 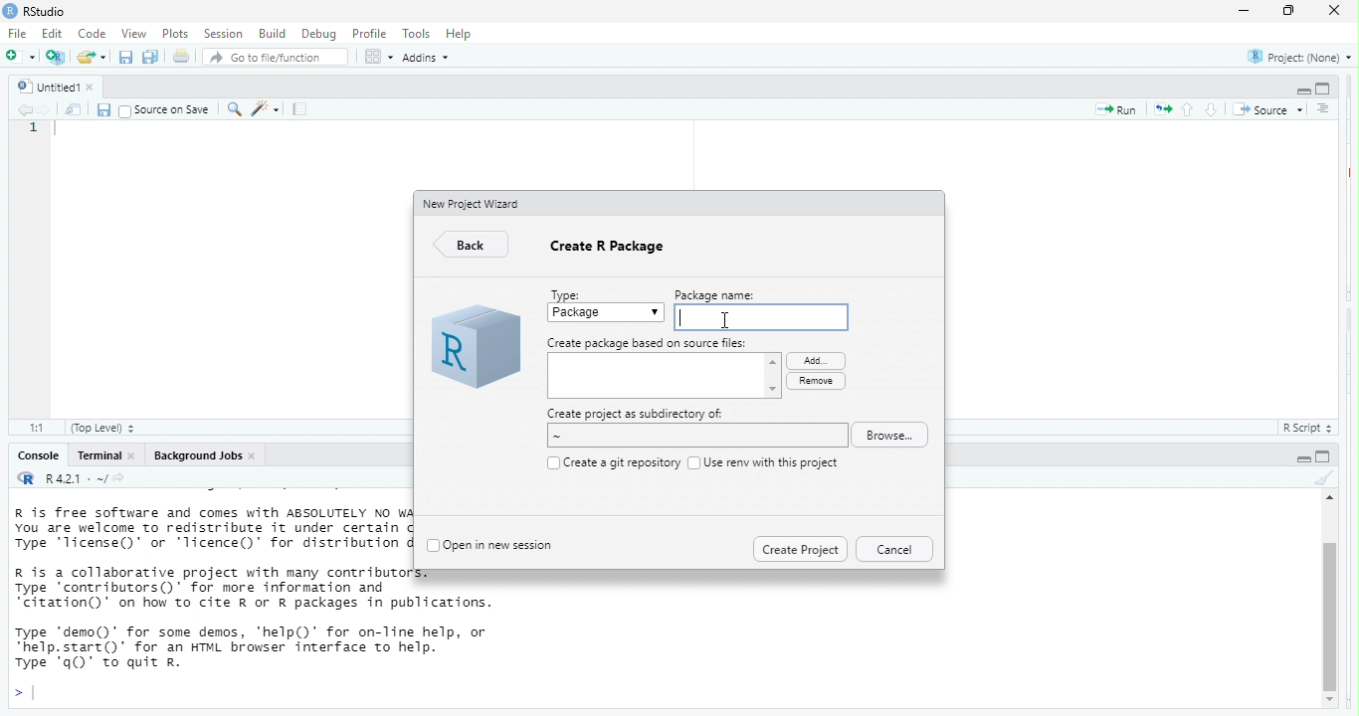 I want to click on show in new window, so click(x=72, y=110).